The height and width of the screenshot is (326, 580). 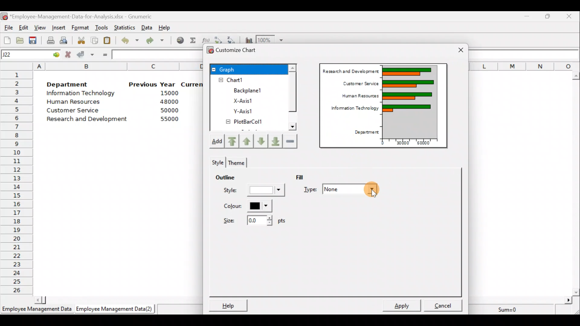 I want to click on Type, so click(x=341, y=188).